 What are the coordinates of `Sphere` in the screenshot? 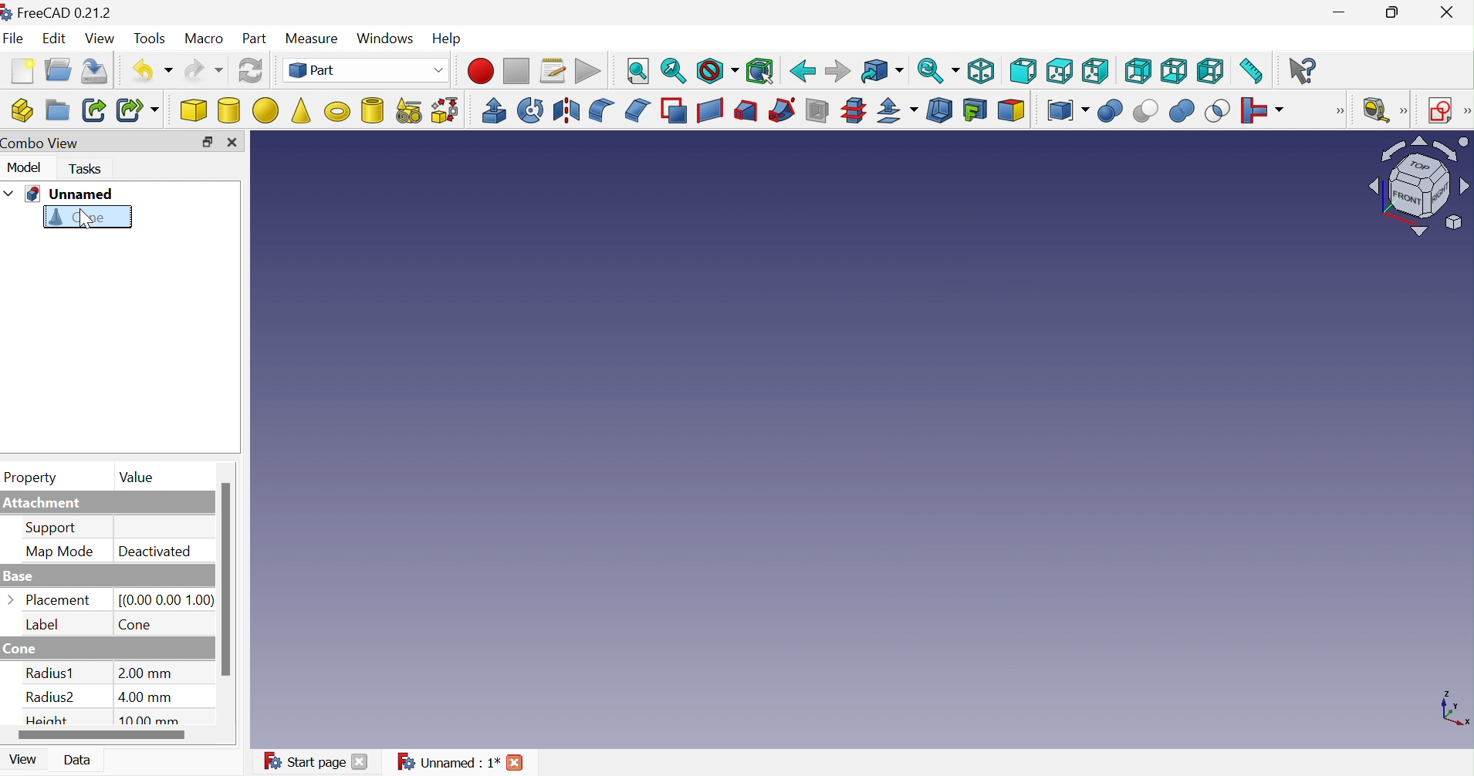 It's located at (265, 111).